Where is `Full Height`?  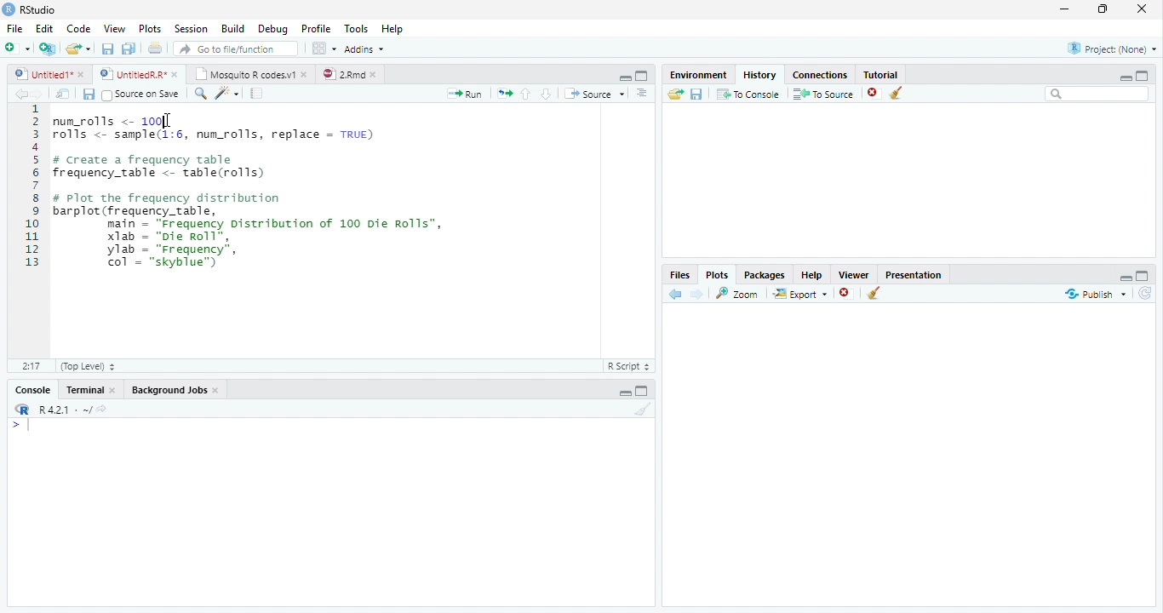 Full Height is located at coordinates (1144, 76).